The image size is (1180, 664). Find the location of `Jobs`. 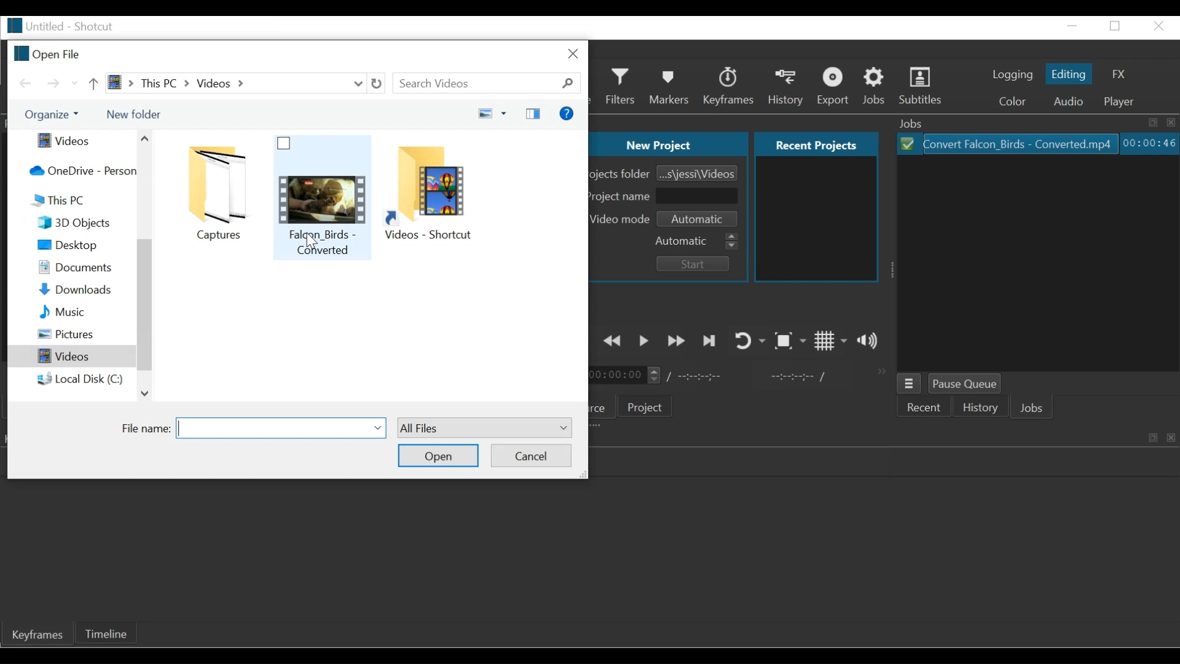

Jobs is located at coordinates (1036, 123).